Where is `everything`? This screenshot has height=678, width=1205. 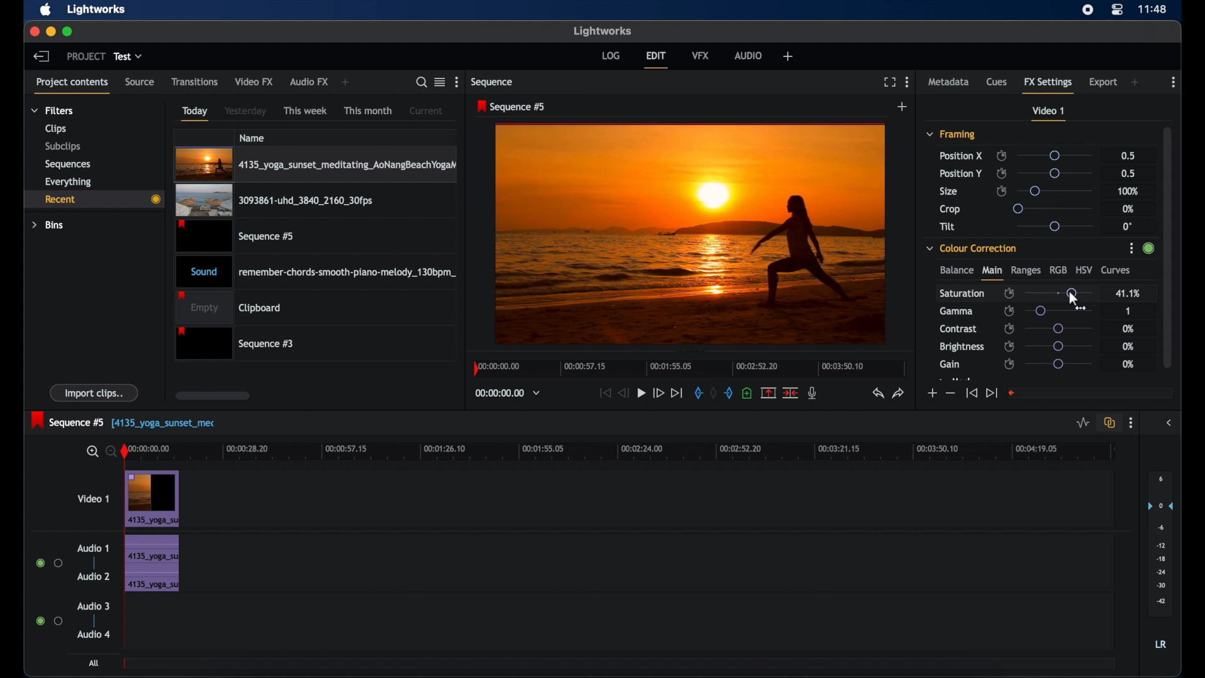 everything is located at coordinates (68, 181).